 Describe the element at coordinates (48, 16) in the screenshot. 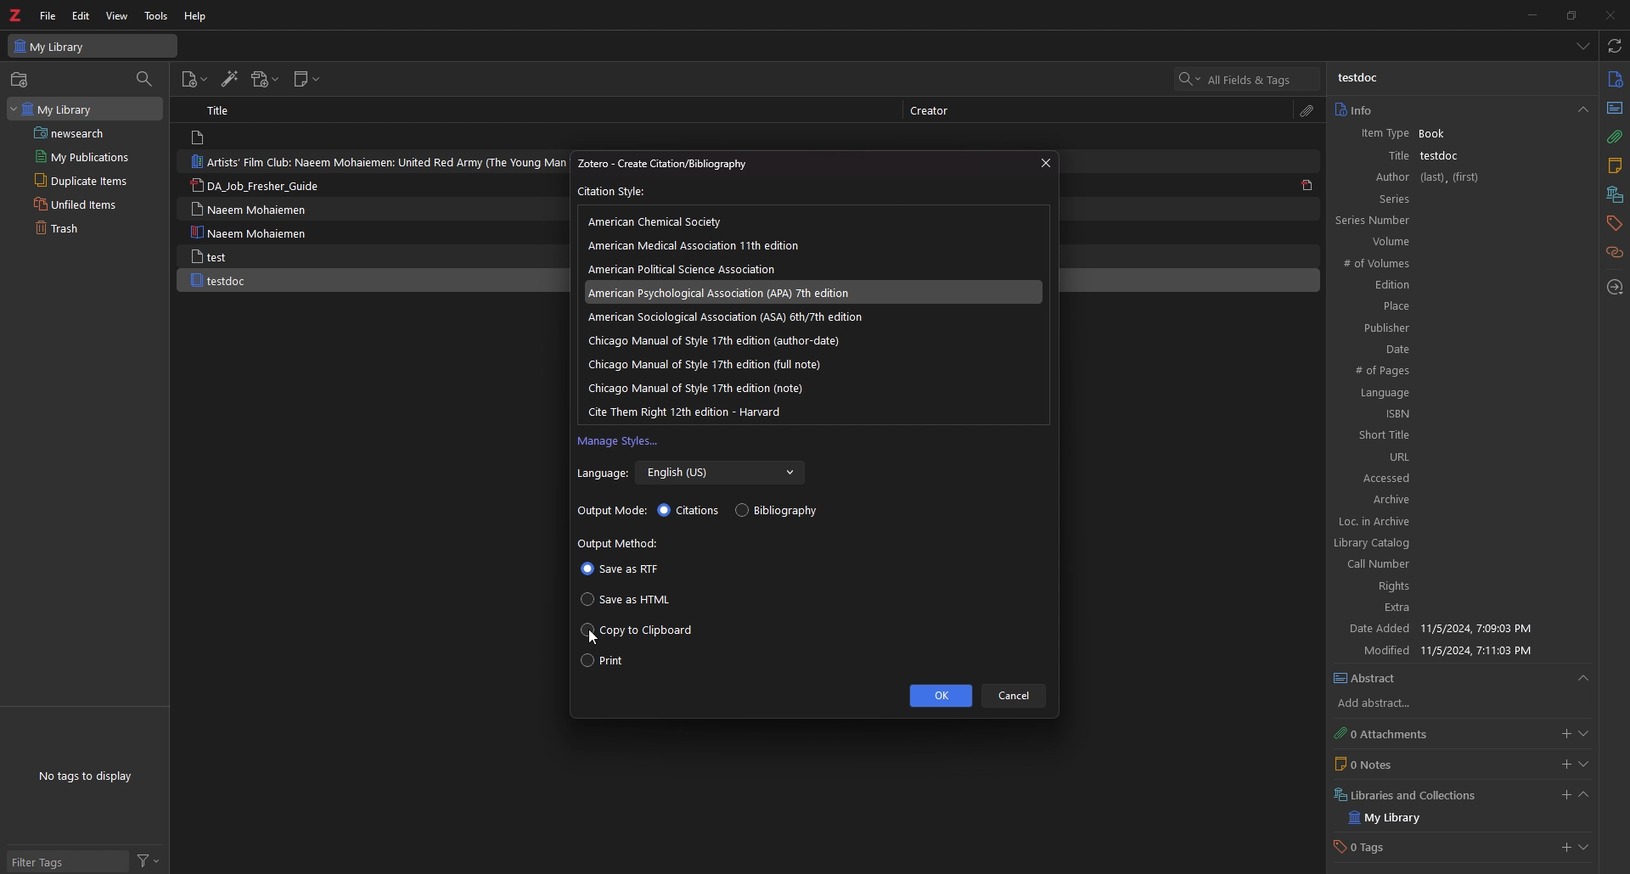

I see `file` at that location.